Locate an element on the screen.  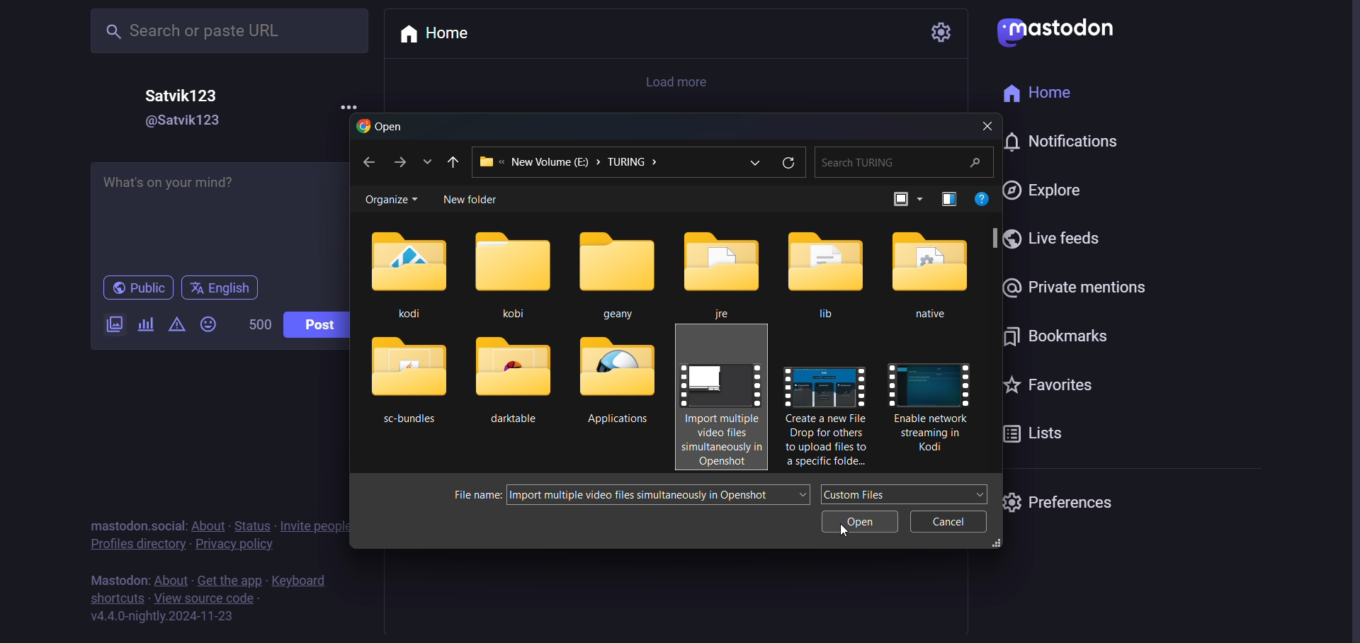
setting is located at coordinates (938, 33).